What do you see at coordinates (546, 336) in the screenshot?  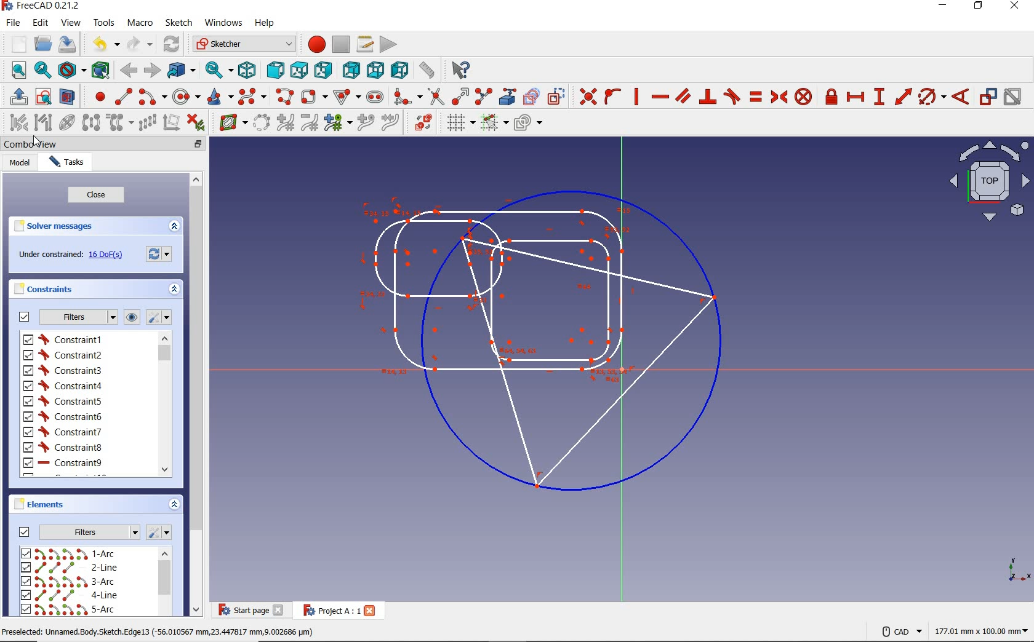 I see `project design` at bounding box center [546, 336].